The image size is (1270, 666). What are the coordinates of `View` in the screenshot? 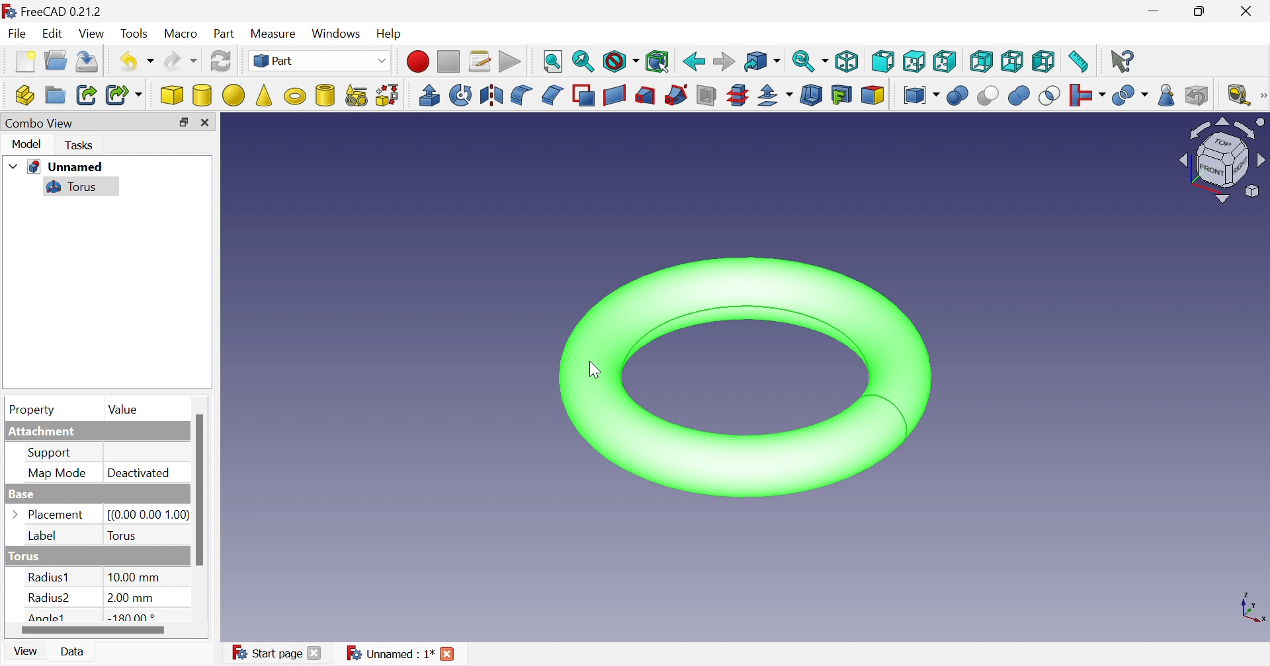 It's located at (28, 651).